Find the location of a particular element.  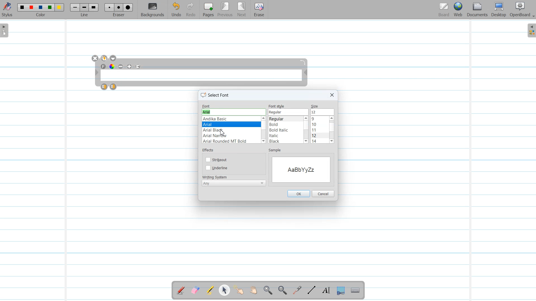

Duplicate text  is located at coordinates (105, 58).